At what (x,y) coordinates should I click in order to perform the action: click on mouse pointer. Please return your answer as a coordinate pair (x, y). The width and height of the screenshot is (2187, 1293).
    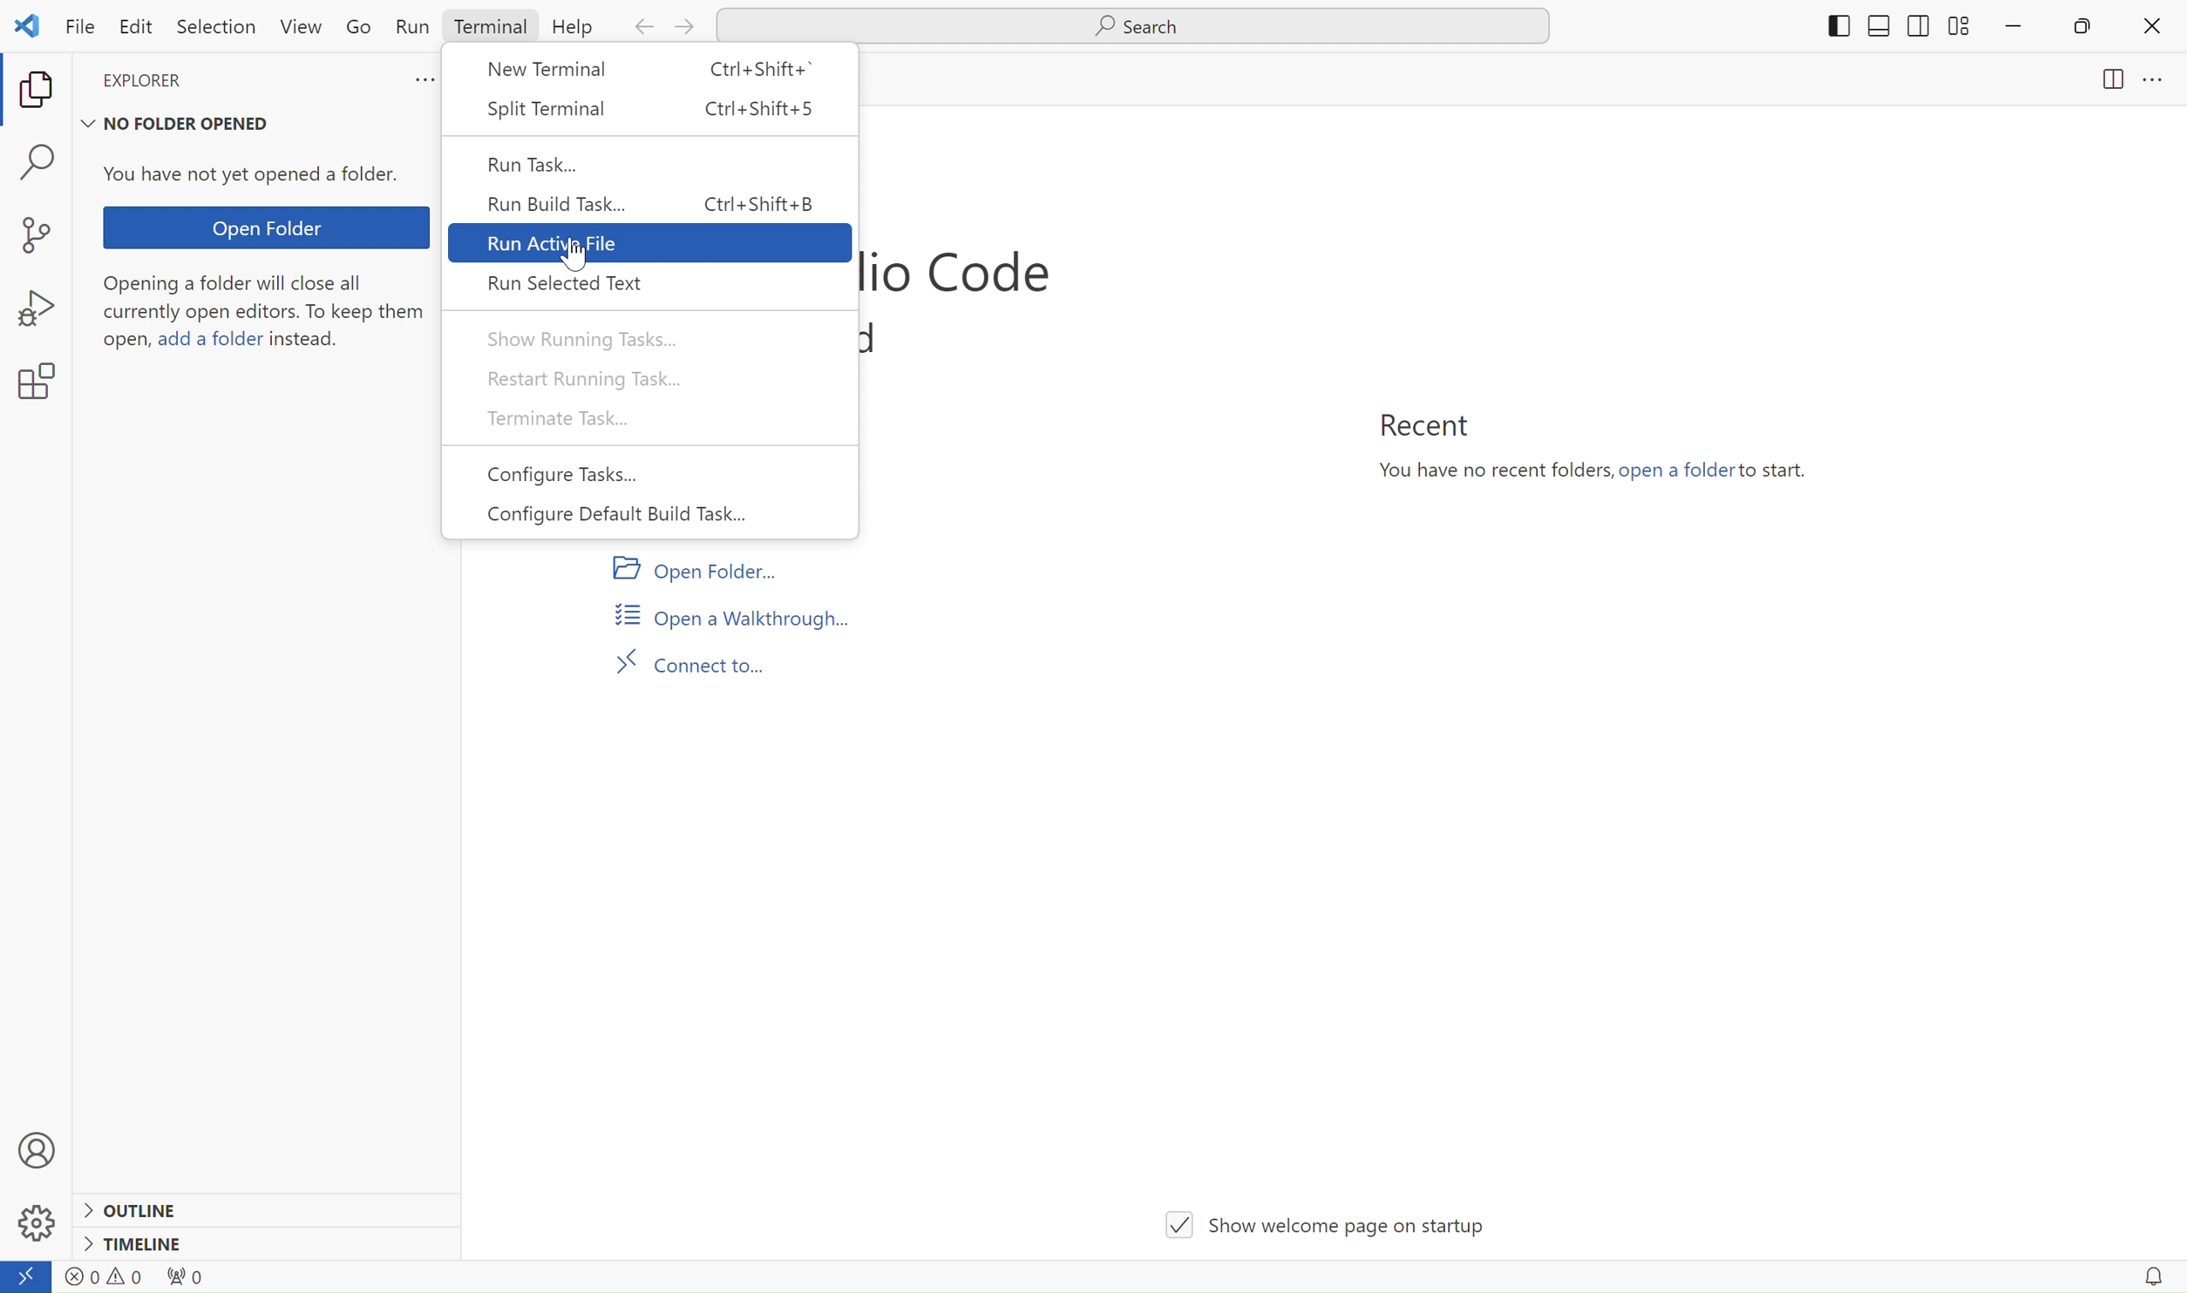
    Looking at the image, I should click on (579, 260).